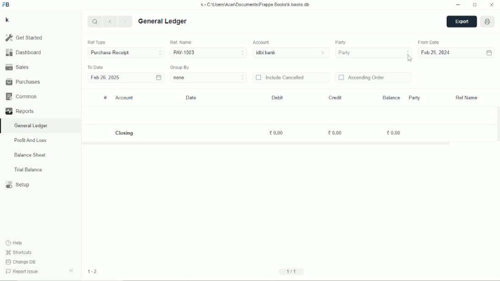  Describe the element at coordinates (181, 42) in the screenshot. I see `Ref. Name` at that location.